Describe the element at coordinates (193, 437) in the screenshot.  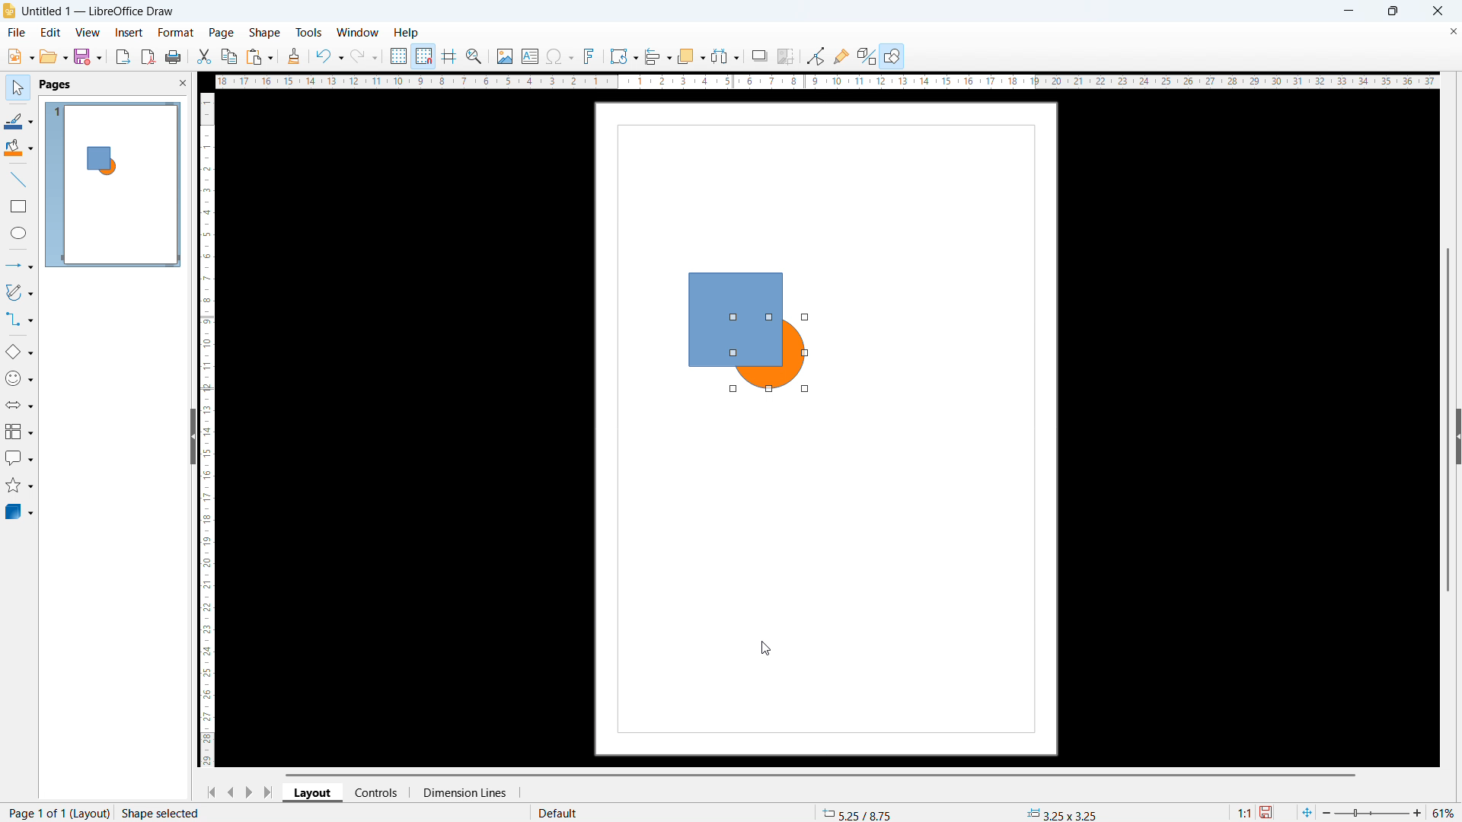
I see `Hide pane ` at that location.